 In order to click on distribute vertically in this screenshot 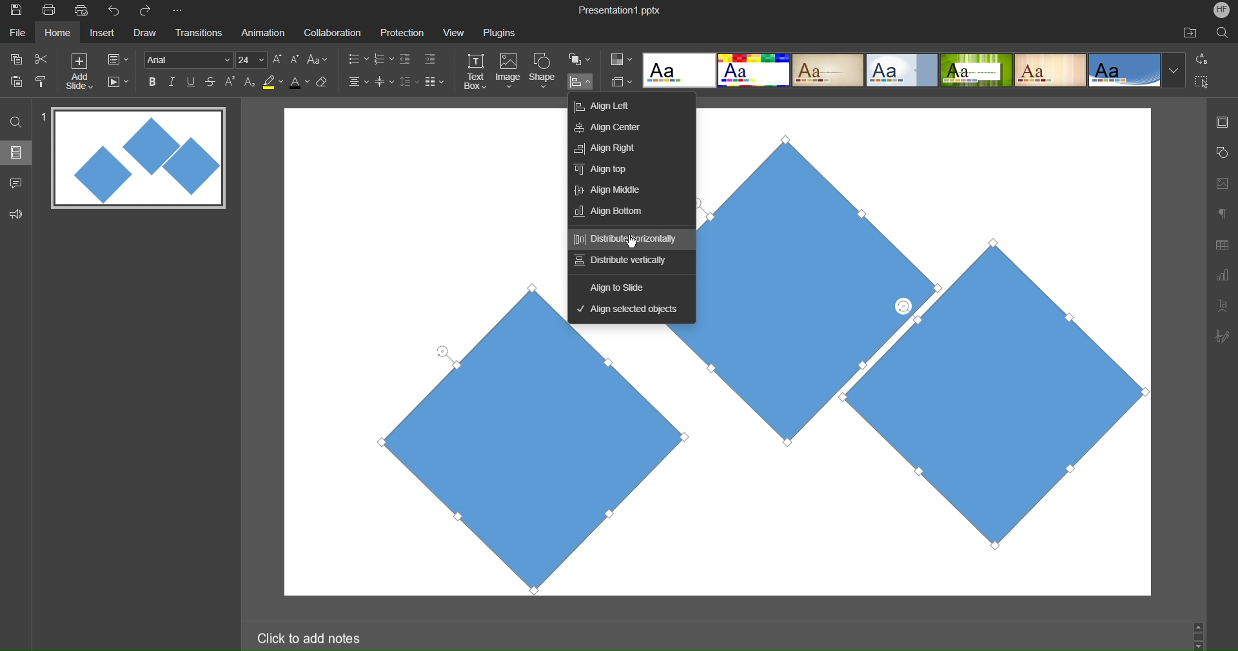, I will do `click(627, 260)`.